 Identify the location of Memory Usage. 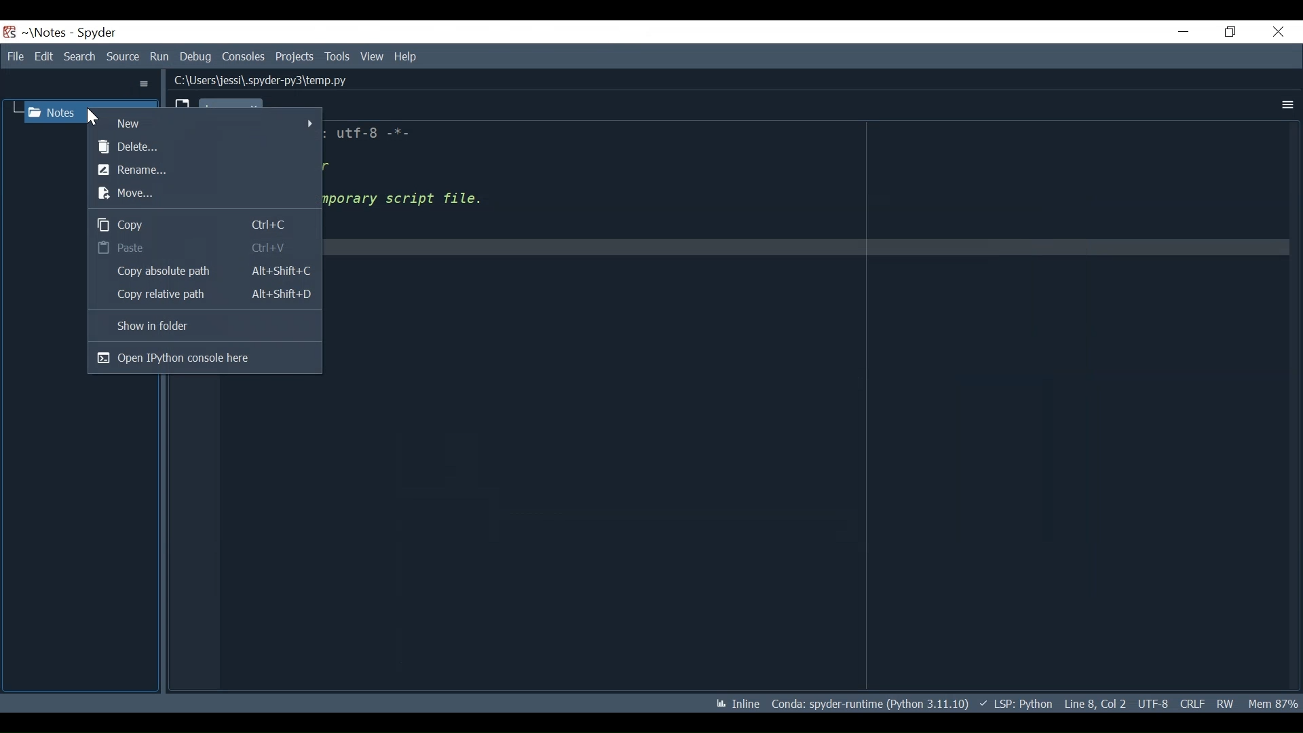
(1271, 703).